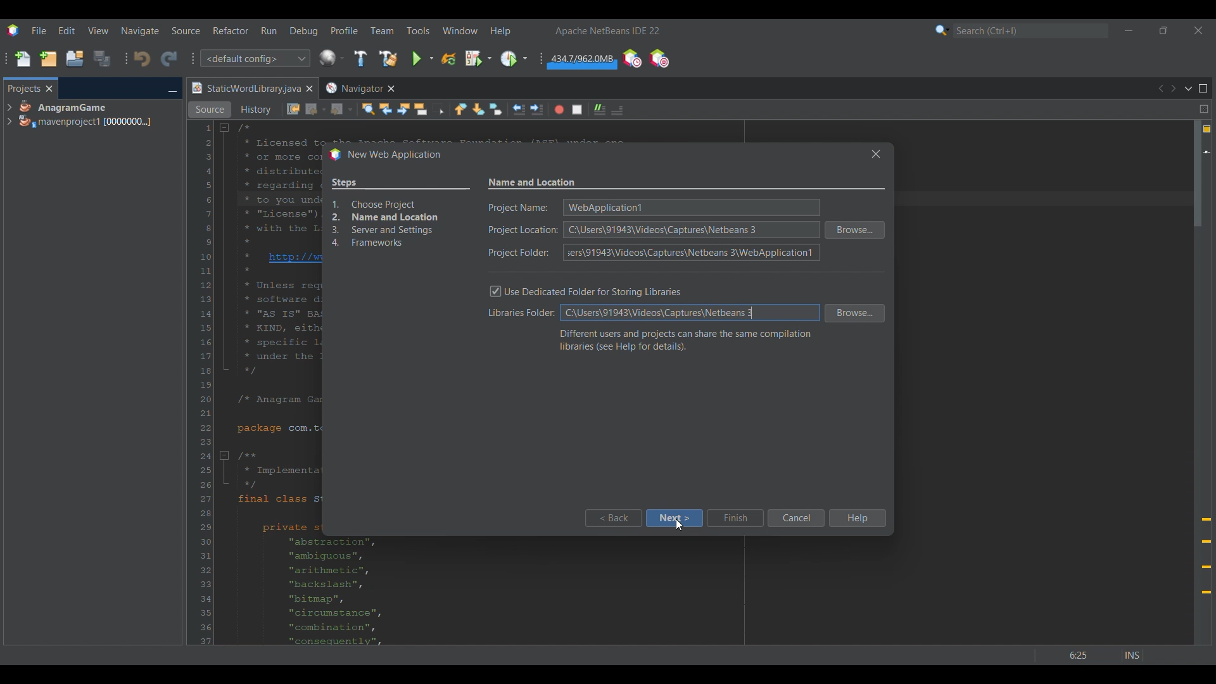  Describe the element at coordinates (873, 153) in the screenshot. I see `` at that location.